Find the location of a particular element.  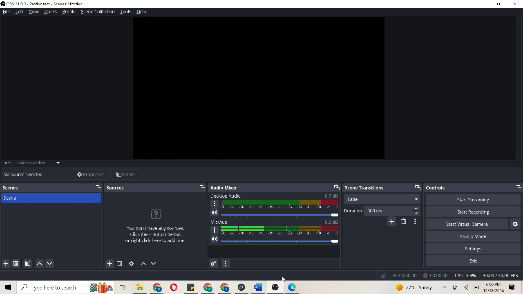

sources is located at coordinates (118, 189).